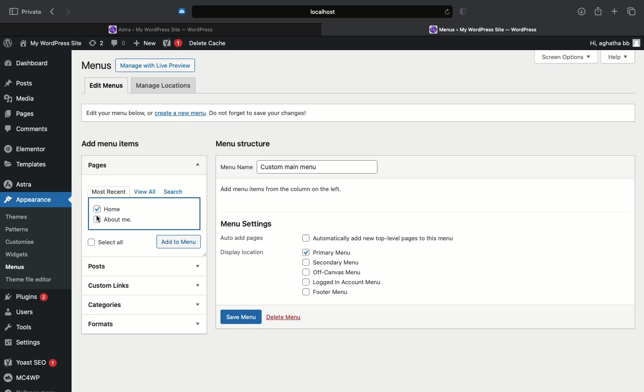 The width and height of the screenshot is (644, 392). What do you see at coordinates (49, 45) in the screenshot?
I see `My WordPress Site` at bounding box center [49, 45].